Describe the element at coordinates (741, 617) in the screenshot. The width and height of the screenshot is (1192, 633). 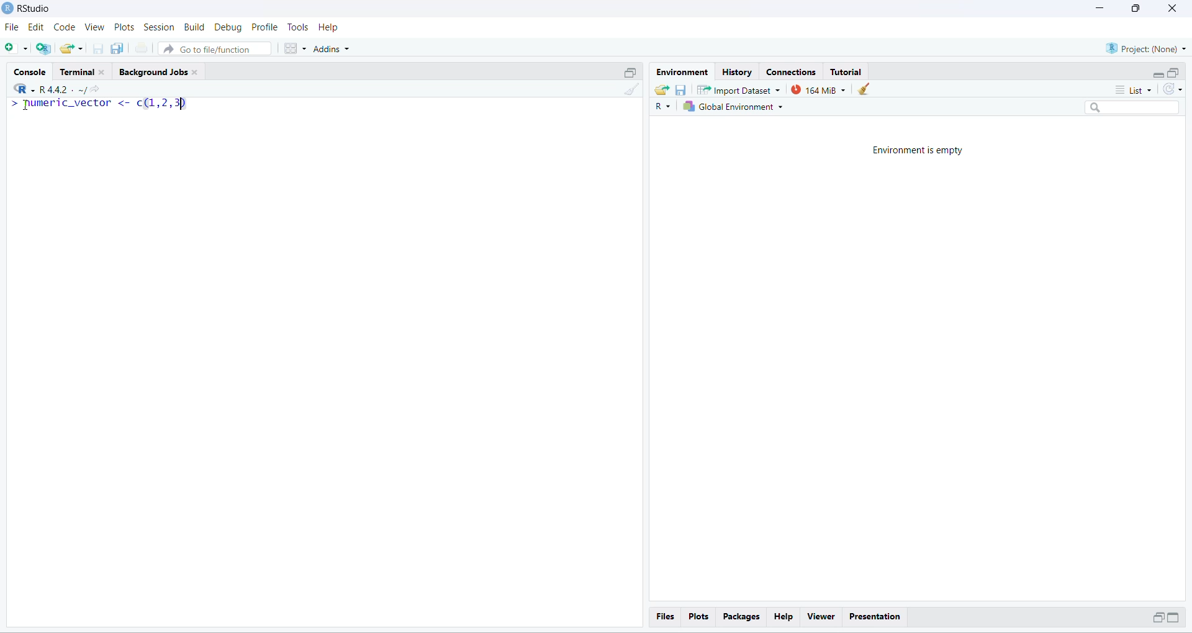
I see `Packages` at that location.